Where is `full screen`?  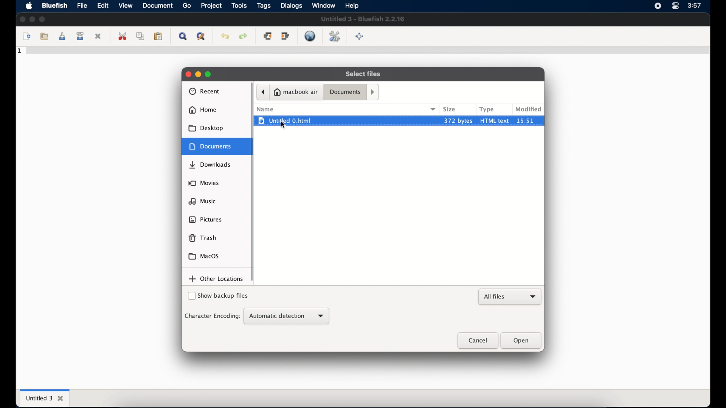
full screen is located at coordinates (360, 37).